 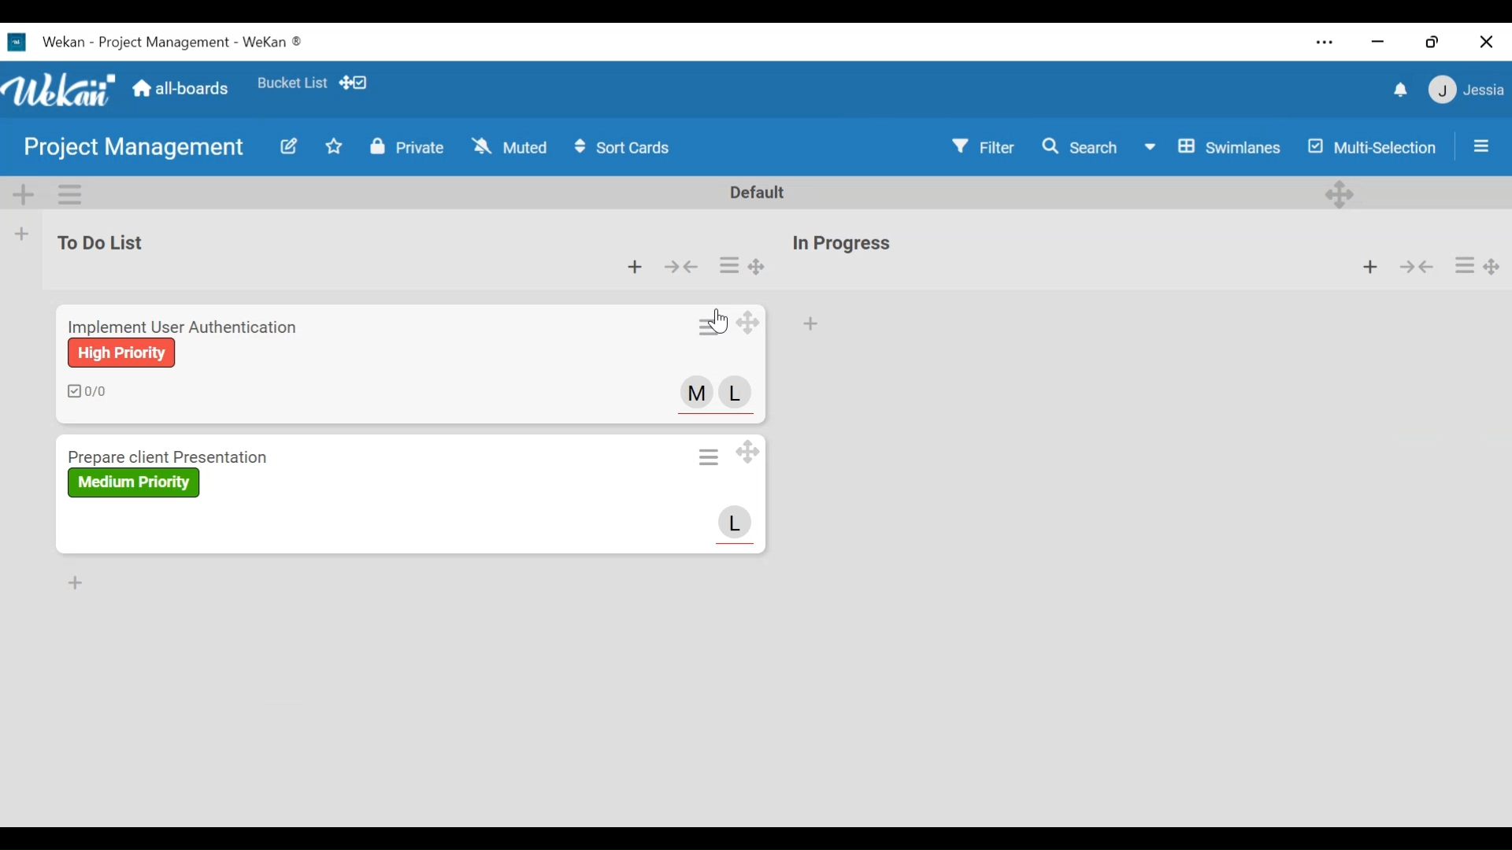 I want to click on Edit, so click(x=287, y=148).